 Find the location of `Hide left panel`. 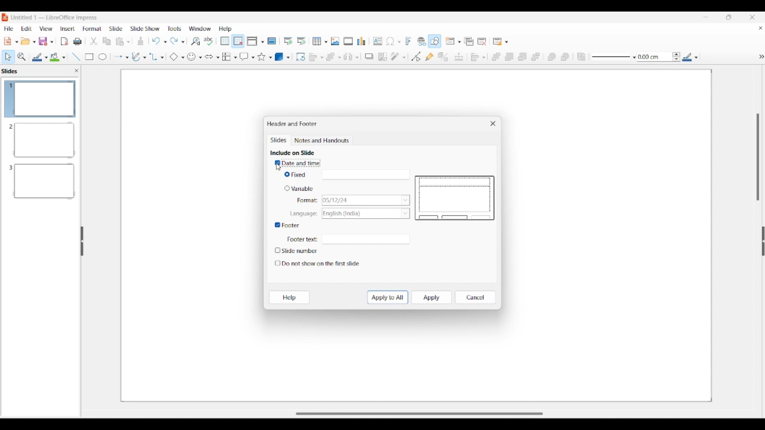

Hide left panel is located at coordinates (82, 241).